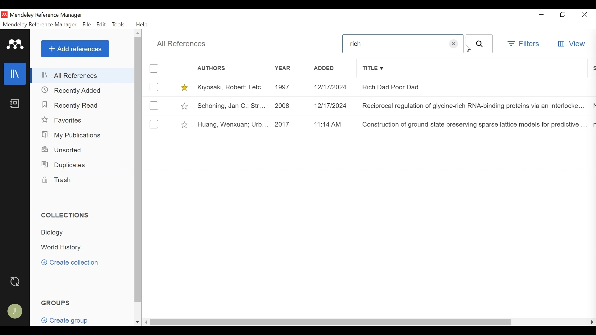 This screenshot has width=596, height=335. What do you see at coordinates (474, 69) in the screenshot?
I see `Title` at bounding box center [474, 69].